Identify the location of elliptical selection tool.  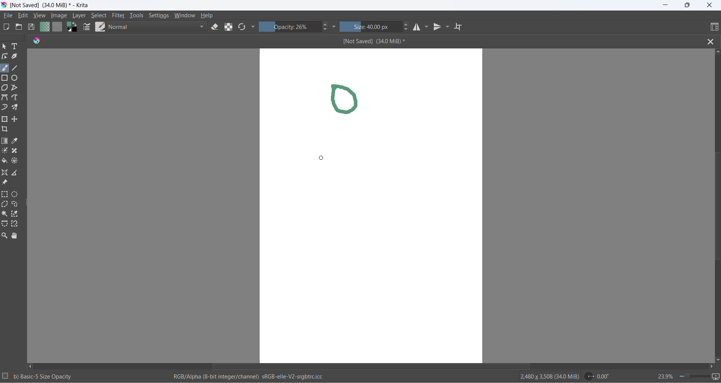
(16, 194).